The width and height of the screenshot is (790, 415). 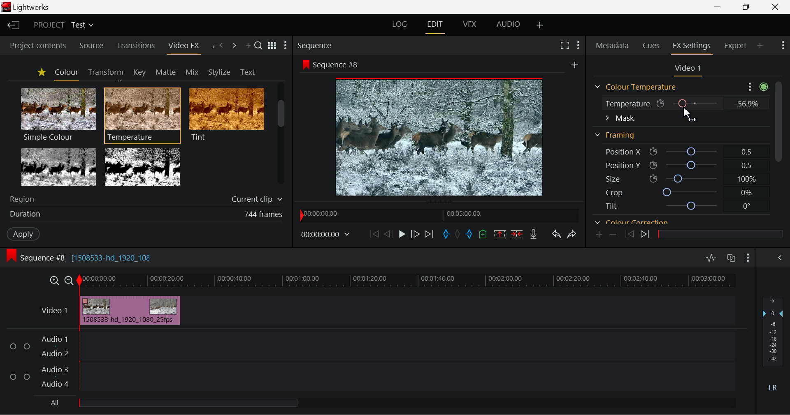 I want to click on Colour correction, so click(x=632, y=221).